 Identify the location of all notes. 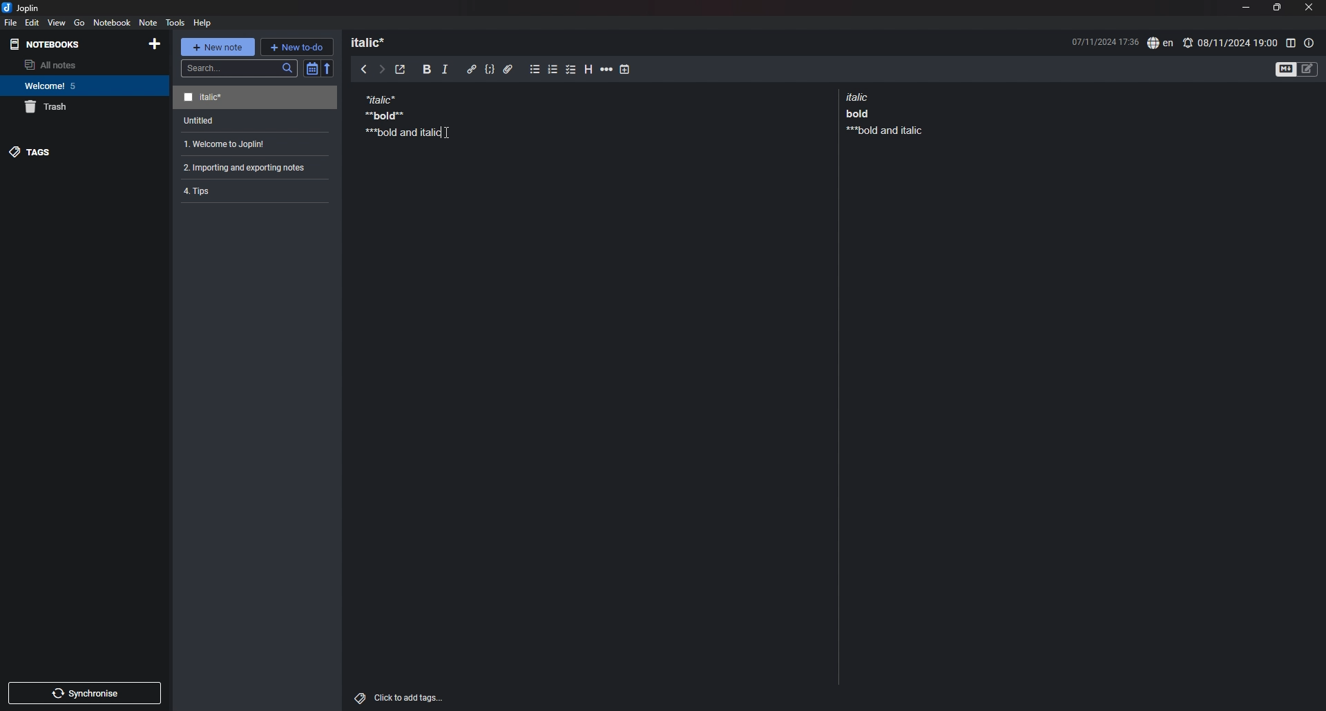
(81, 65).